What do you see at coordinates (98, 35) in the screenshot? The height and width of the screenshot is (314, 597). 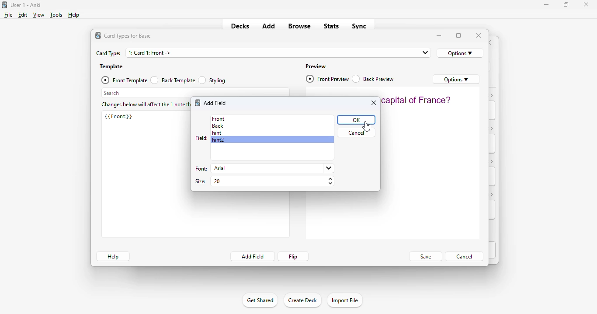 I see `logo` at bounding box center [98, 35].